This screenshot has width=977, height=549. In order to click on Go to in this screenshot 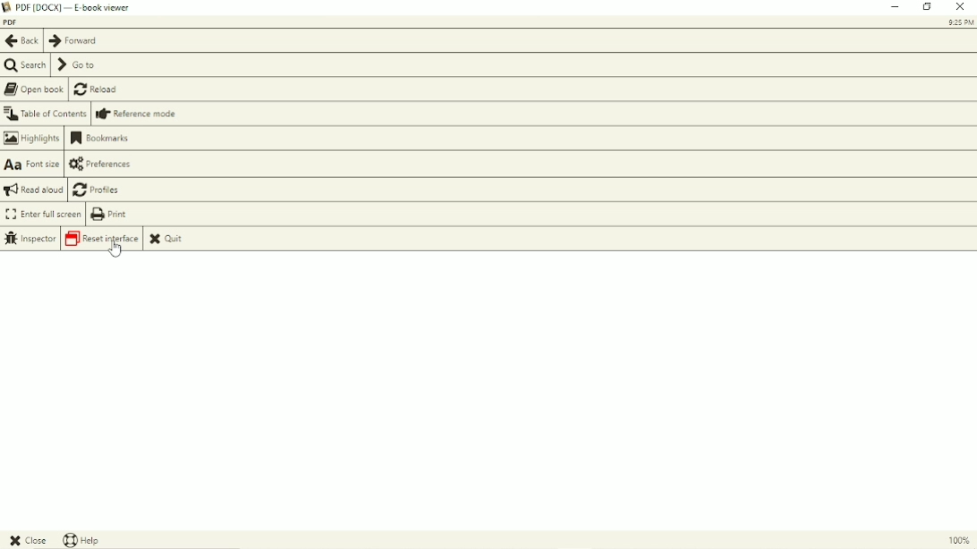, I will do `click(75, 64)`.